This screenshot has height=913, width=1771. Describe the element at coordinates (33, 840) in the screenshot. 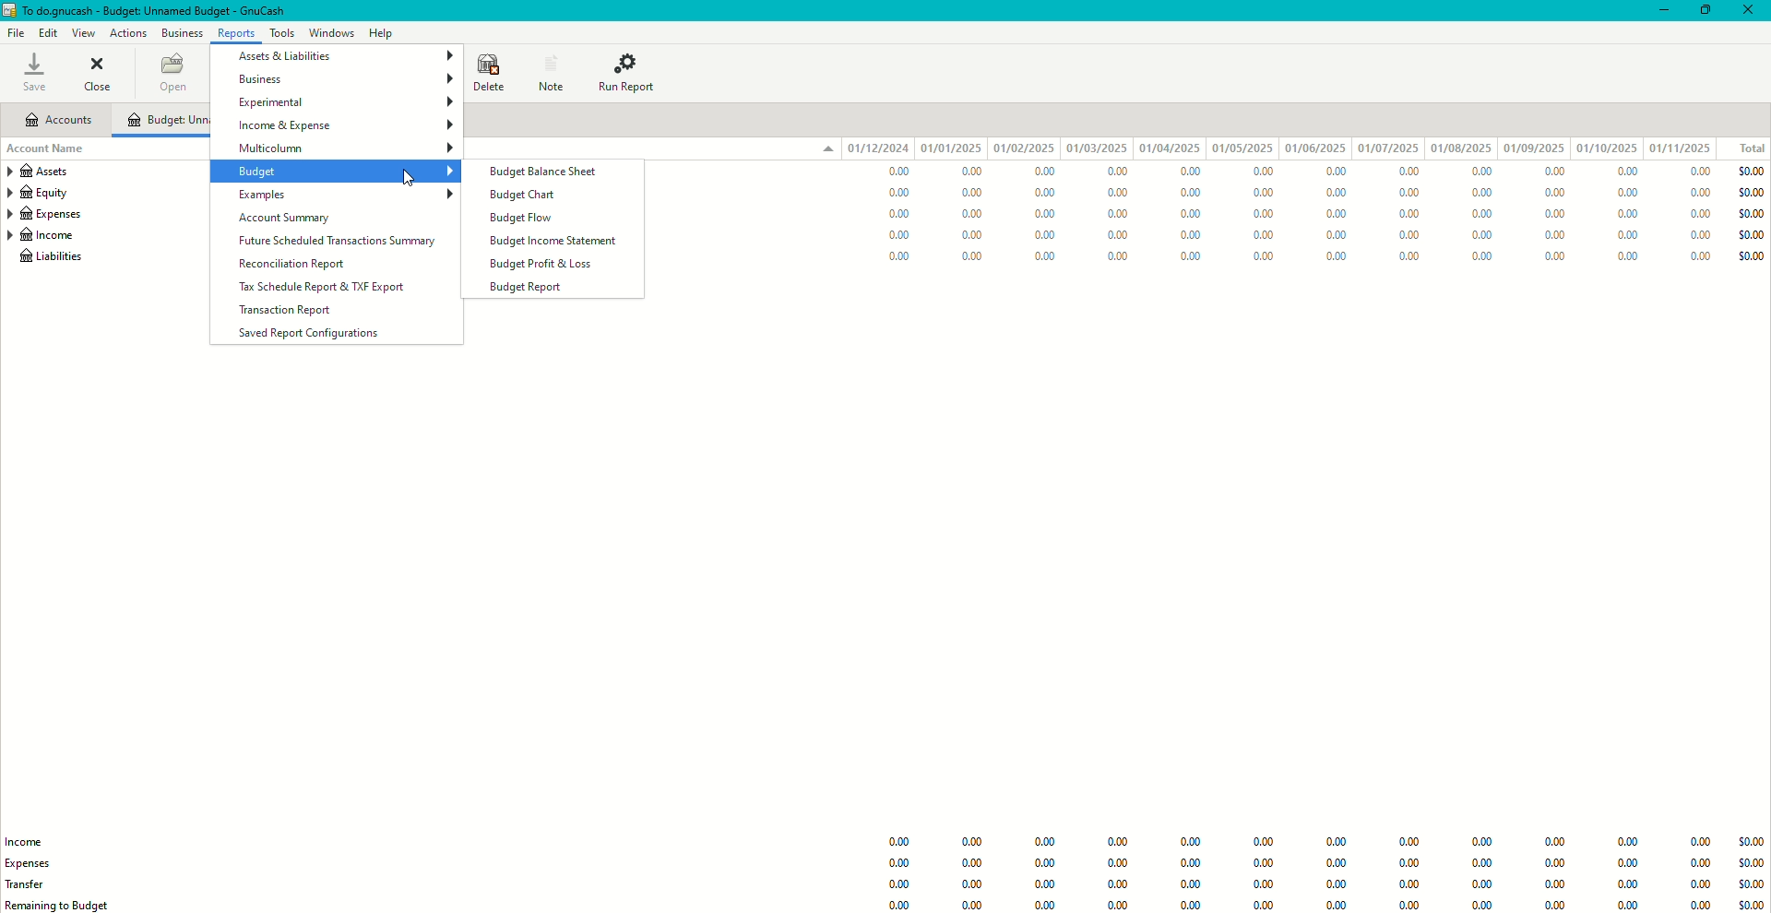

I see `Income` at that location.